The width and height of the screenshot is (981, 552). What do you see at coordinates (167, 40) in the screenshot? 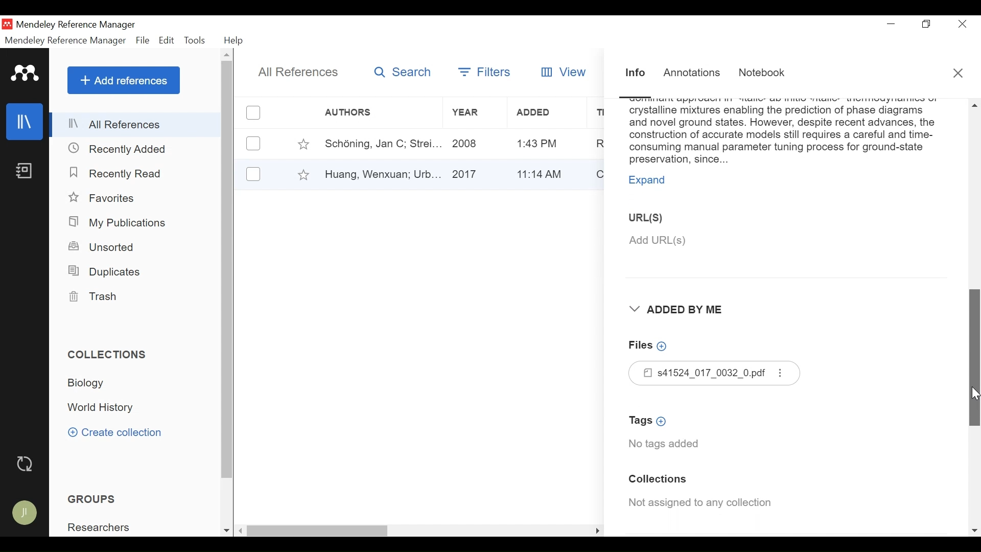
I see `Edit` at bounding box center [167, 40].